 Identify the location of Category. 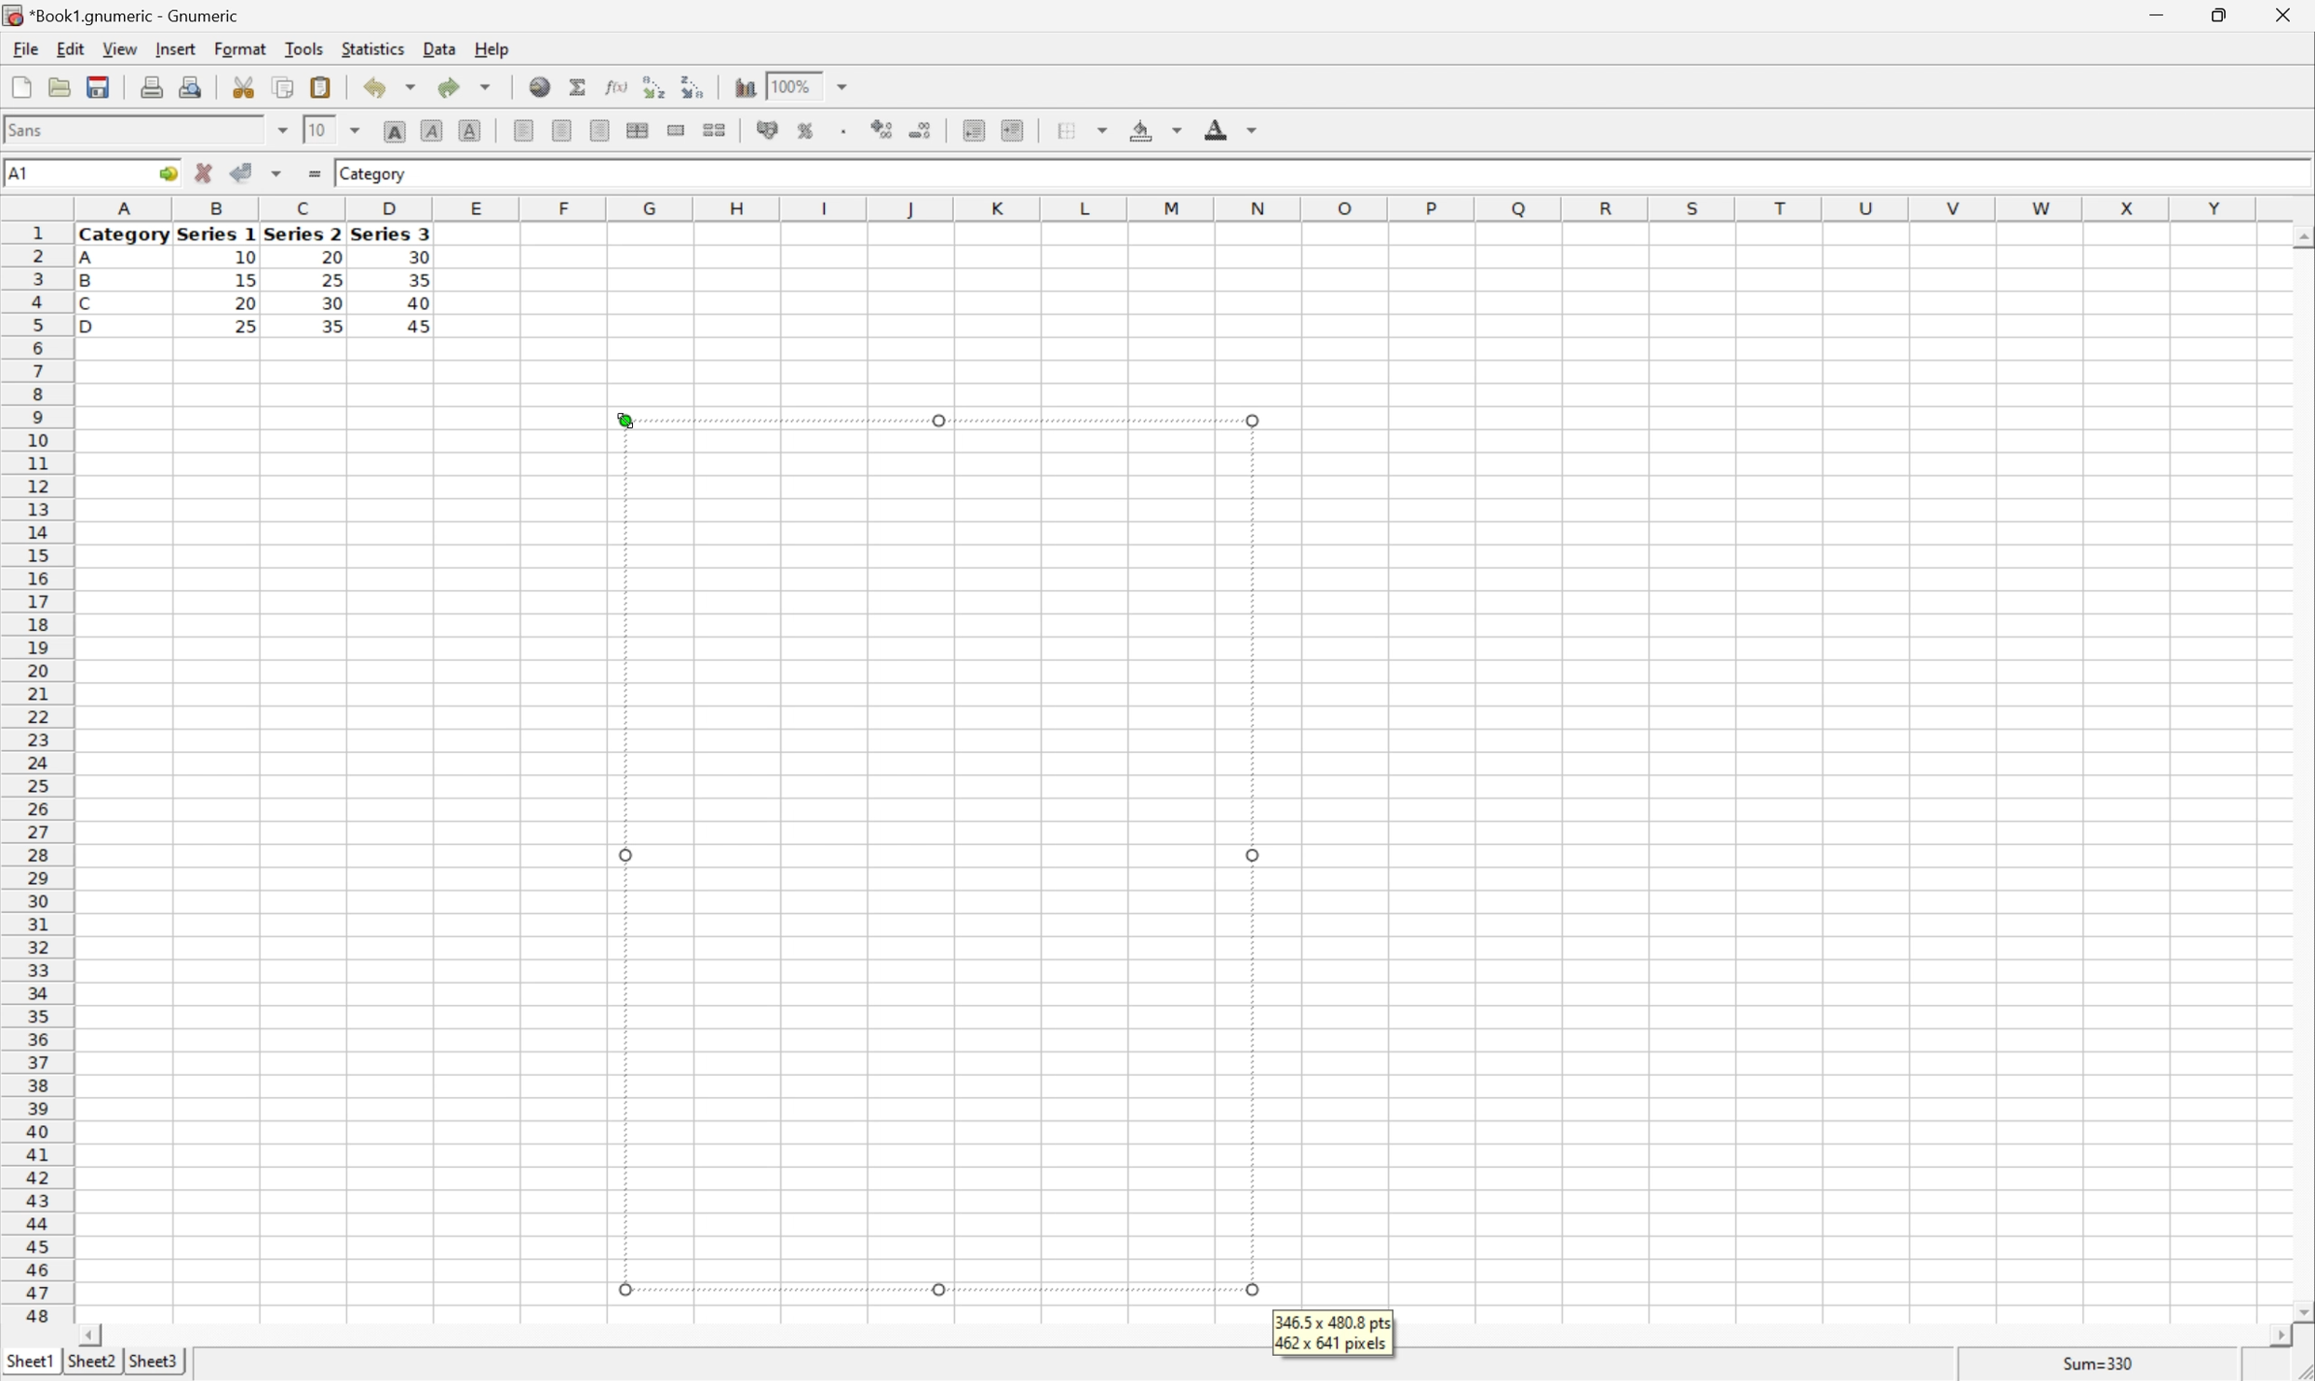
(375, 175).